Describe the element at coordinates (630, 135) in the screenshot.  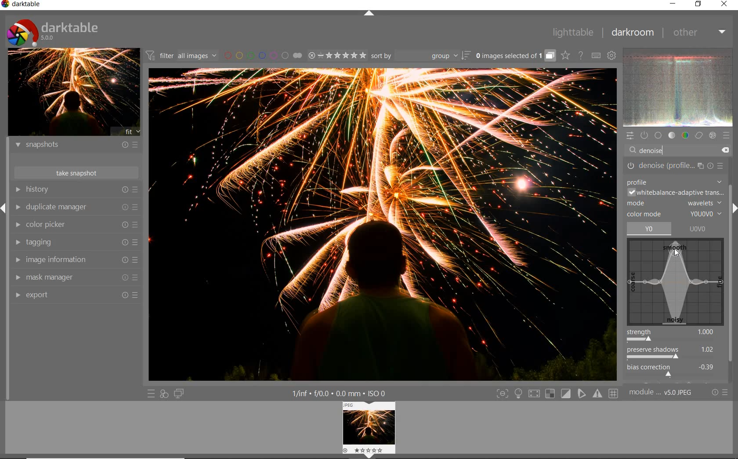
I see `quick access panel` at that location.